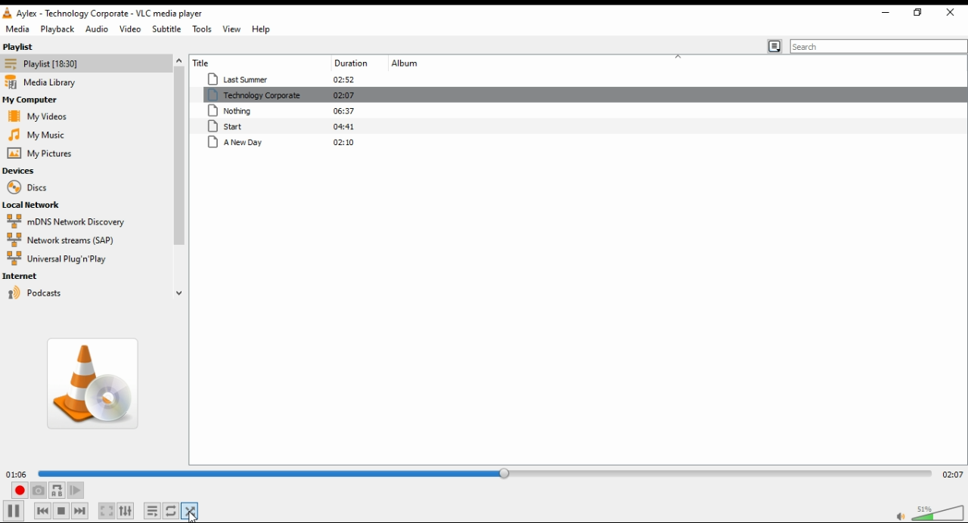  Describe the element at coordinates (263, 29) in the screenshot. I see `help` at that location.